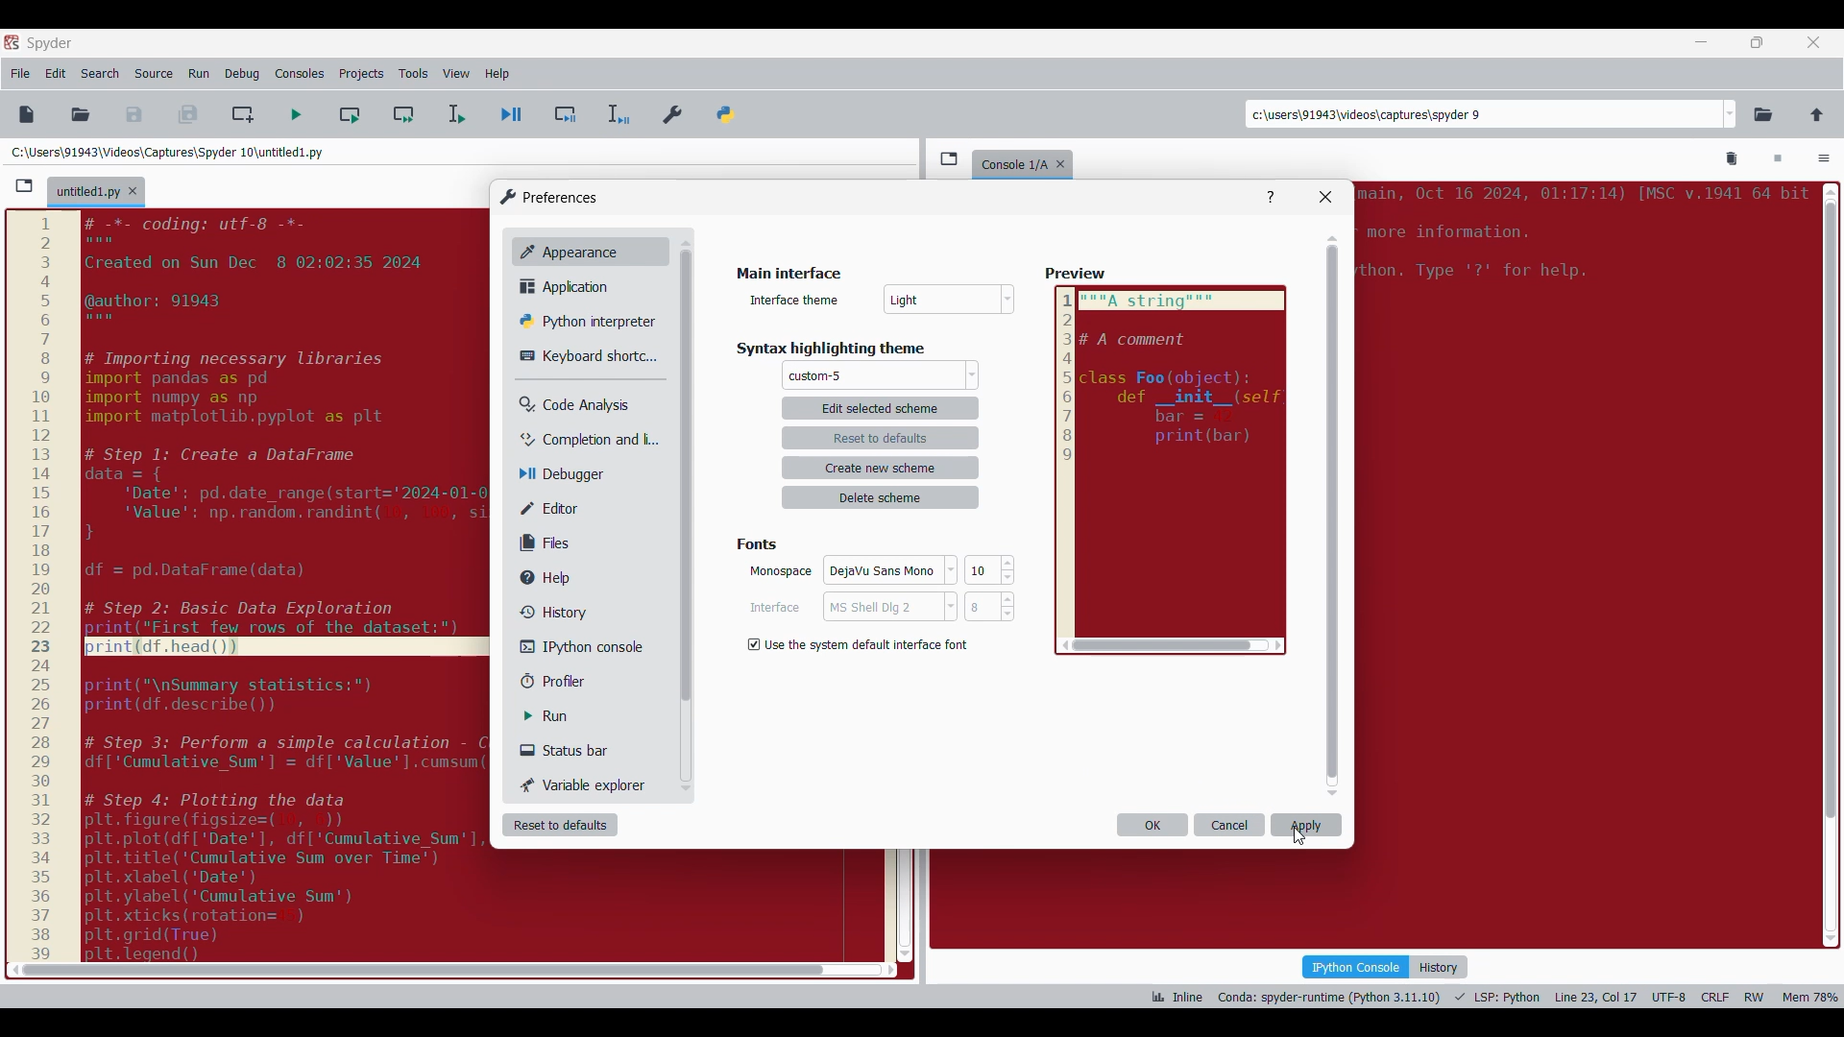  I want to click on scale, so click(40, 587).